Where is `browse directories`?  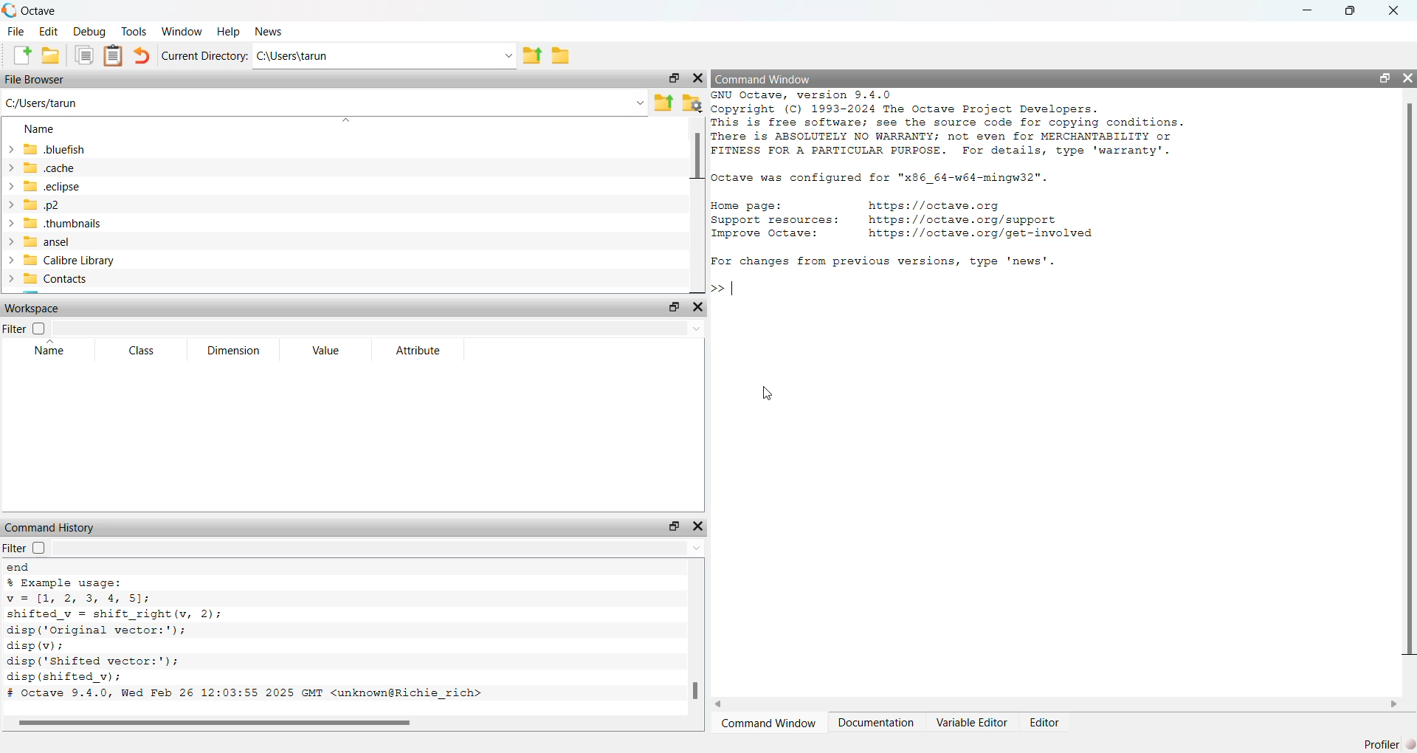
browse directories is located at coordinates (562, 56).